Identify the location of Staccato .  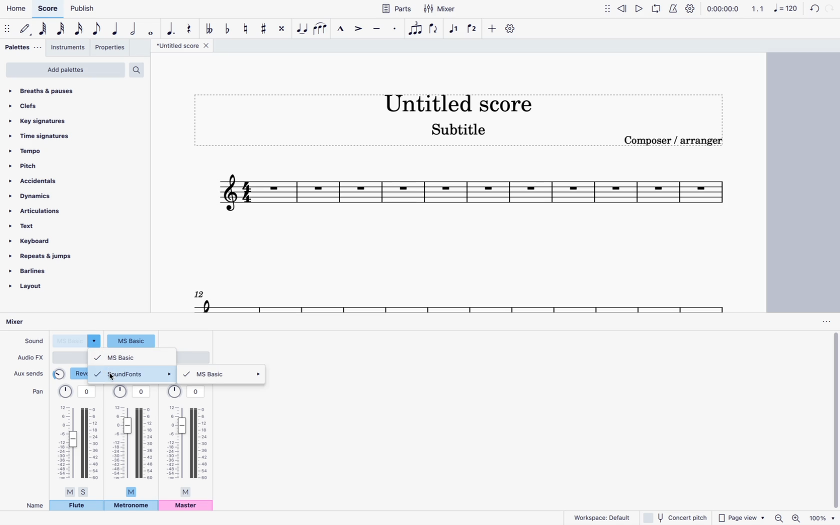
(396, 27).